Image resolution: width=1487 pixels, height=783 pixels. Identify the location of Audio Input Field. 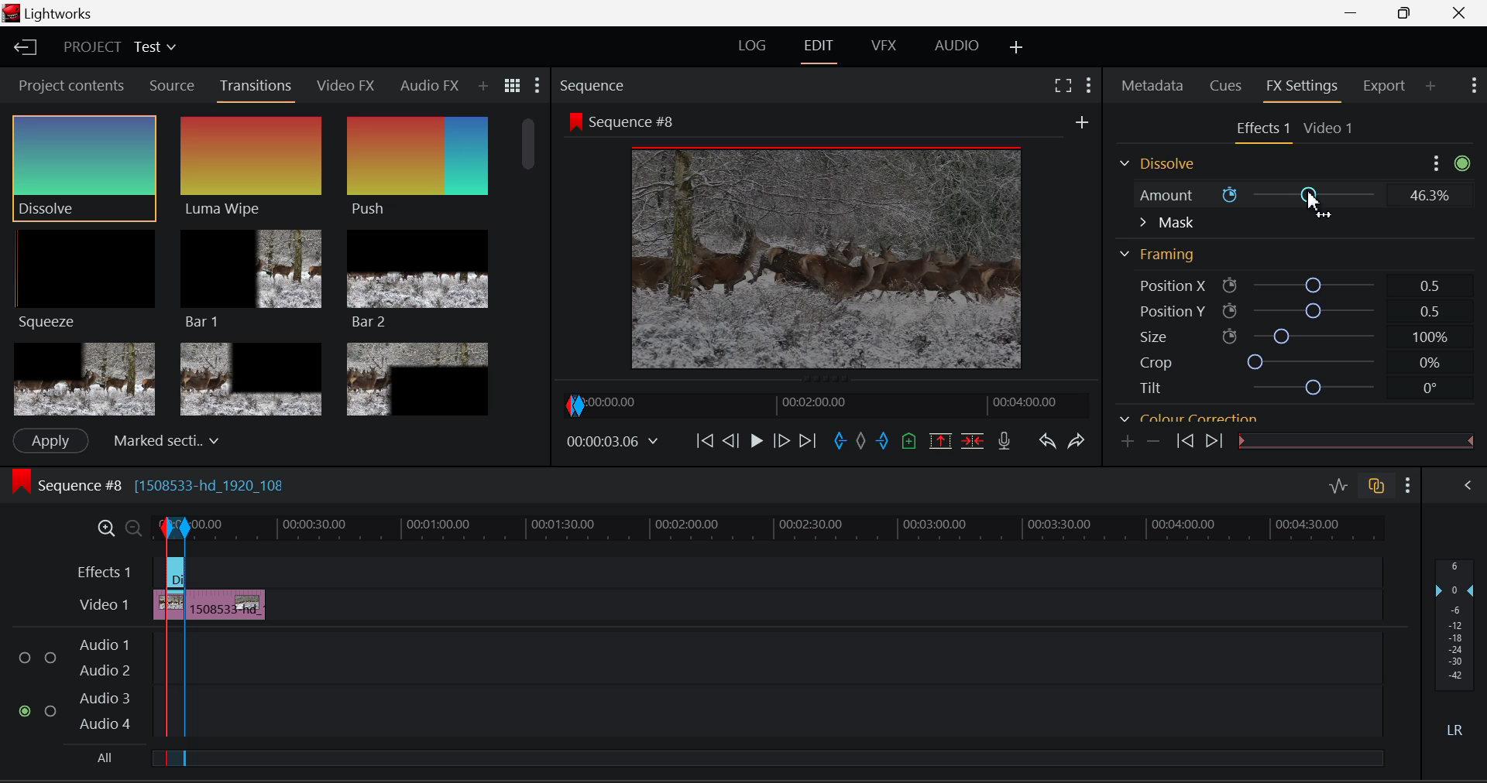
(785, 711).